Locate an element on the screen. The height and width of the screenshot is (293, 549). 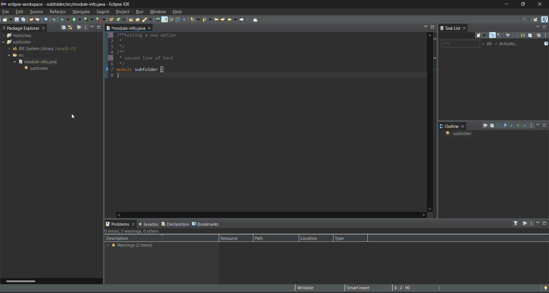
undo is located at coordinates (32, 20).